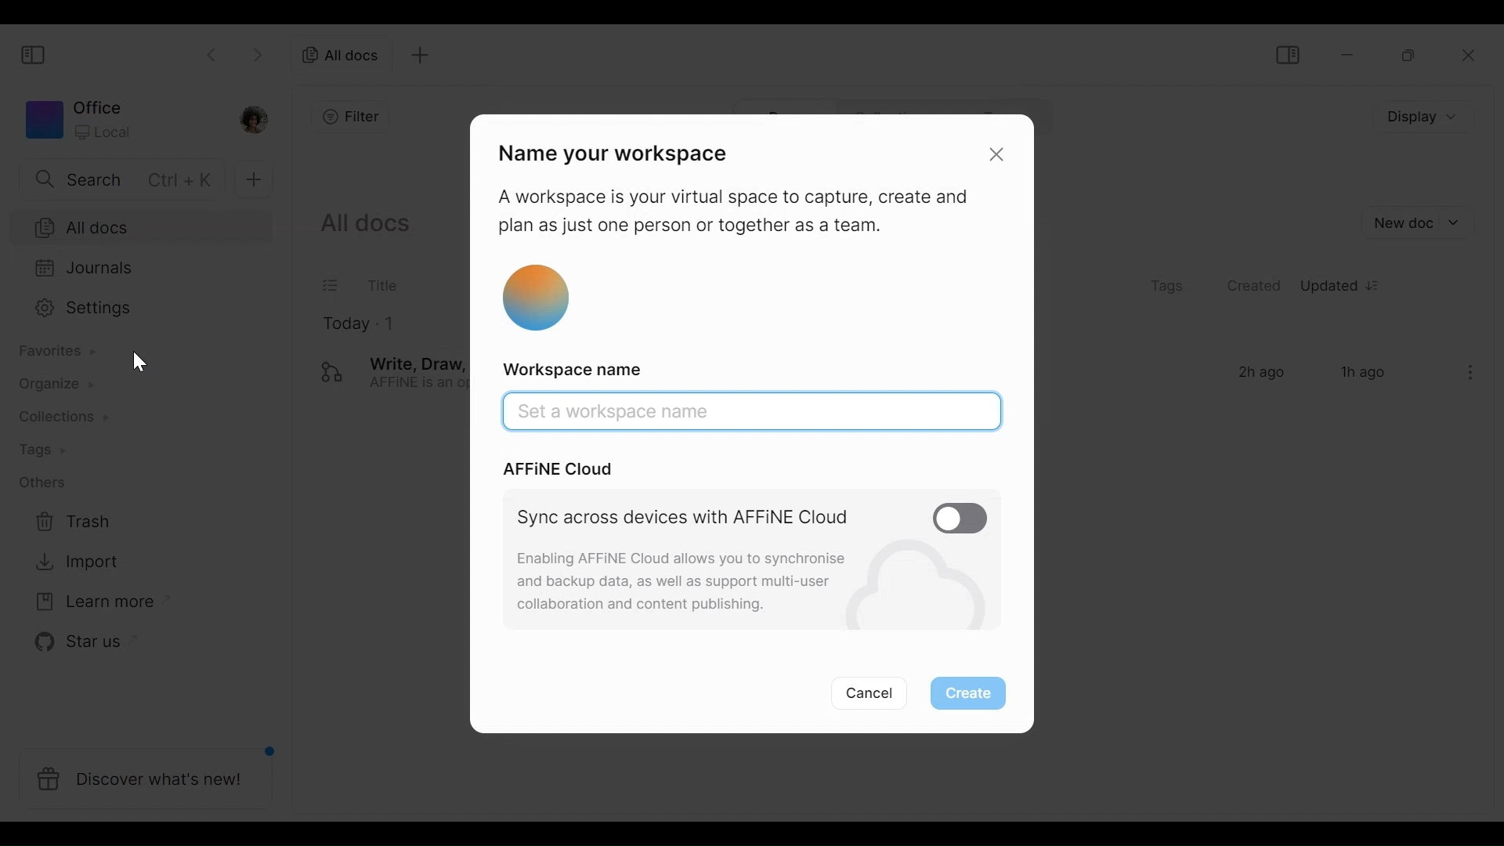  Describe the element at coordinates (1285, 52) in the screenshot. I see `Show/Hide Sidebar` at that location.